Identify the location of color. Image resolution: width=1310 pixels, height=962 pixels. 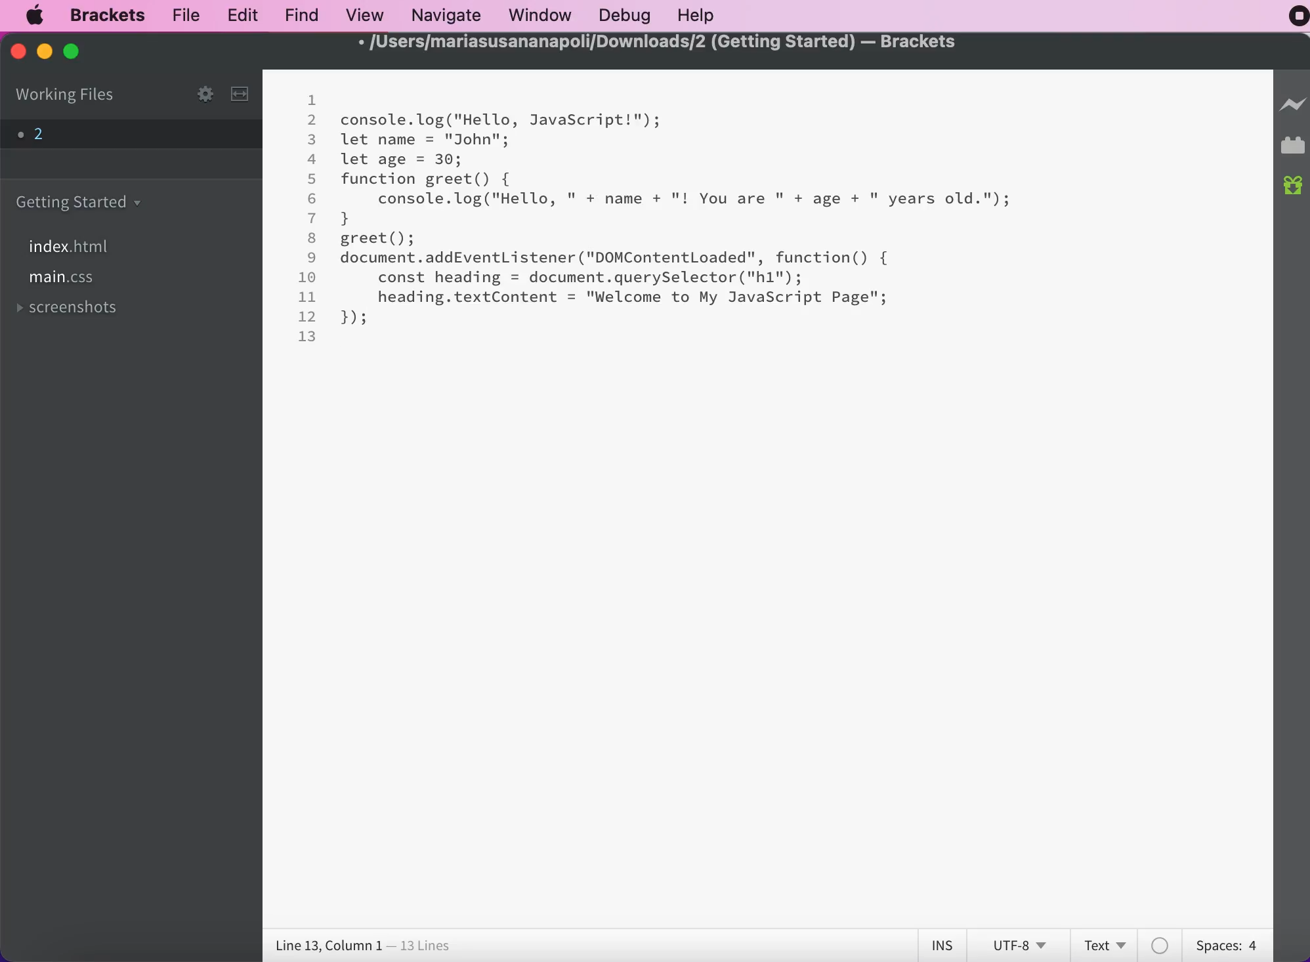
(1162, 944).